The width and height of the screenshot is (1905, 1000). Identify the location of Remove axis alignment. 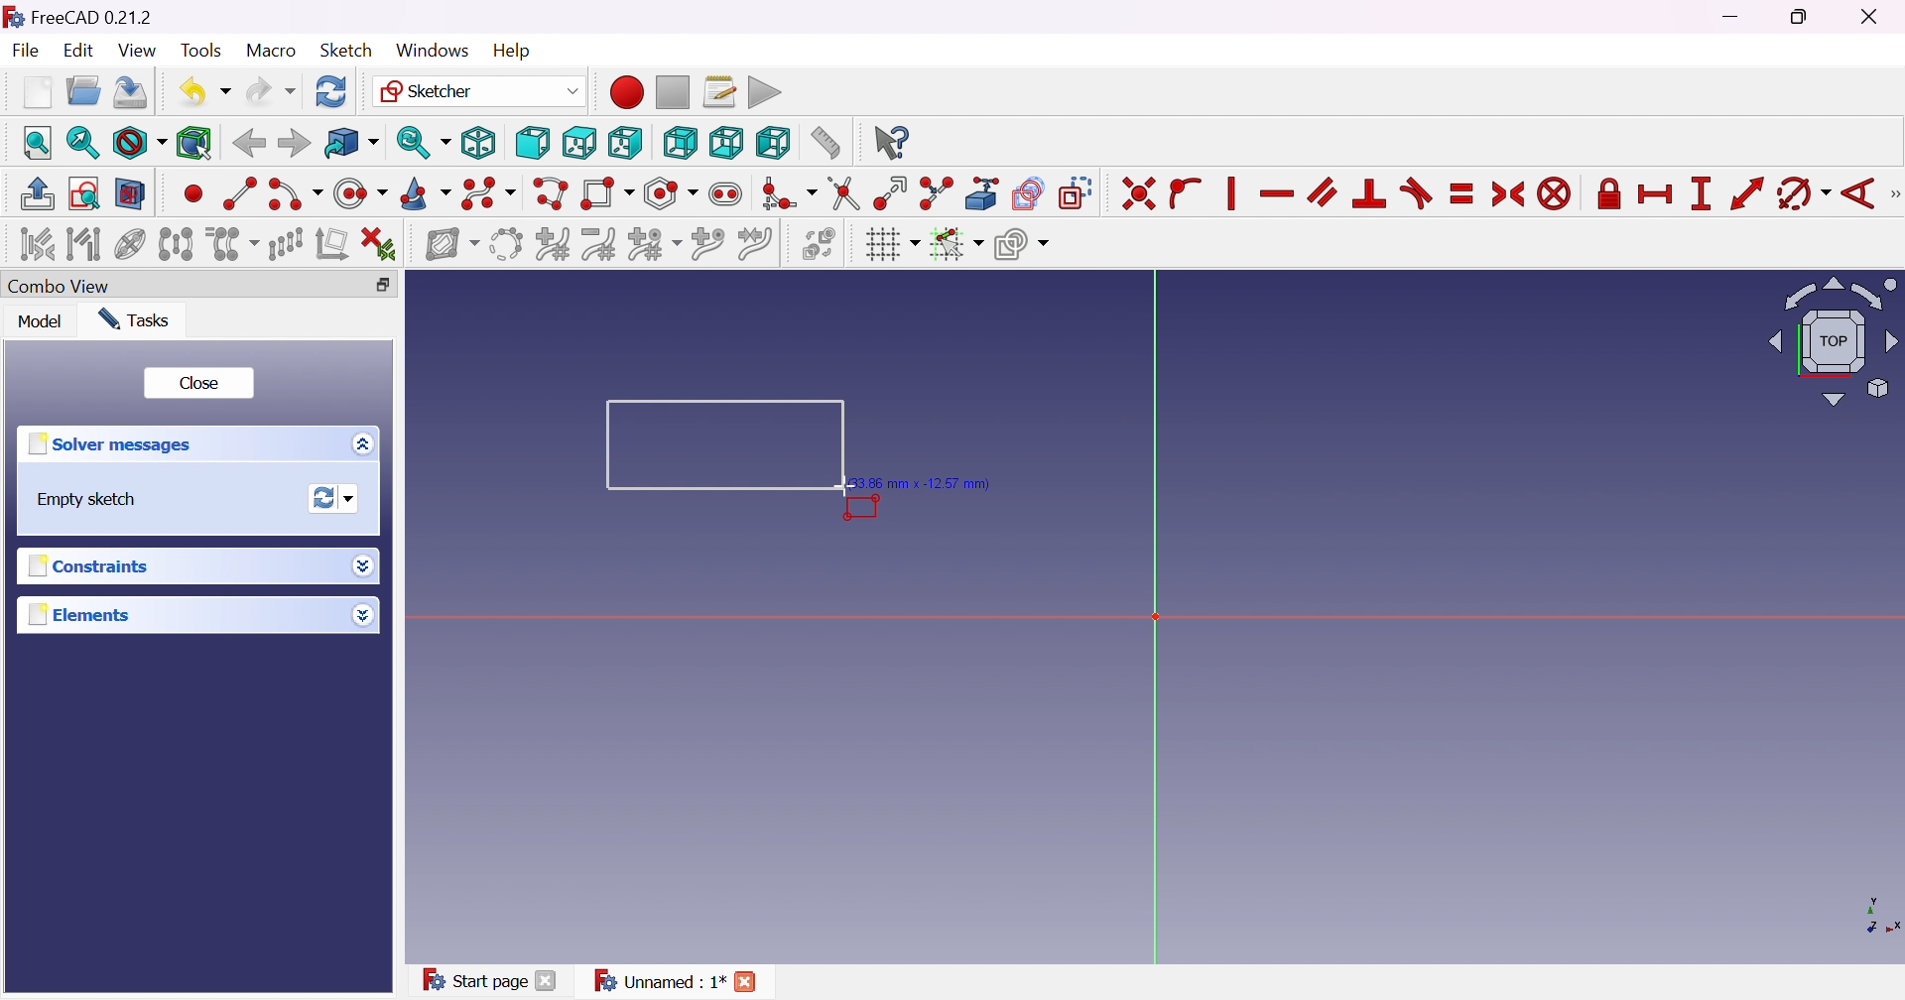
(330, 243).